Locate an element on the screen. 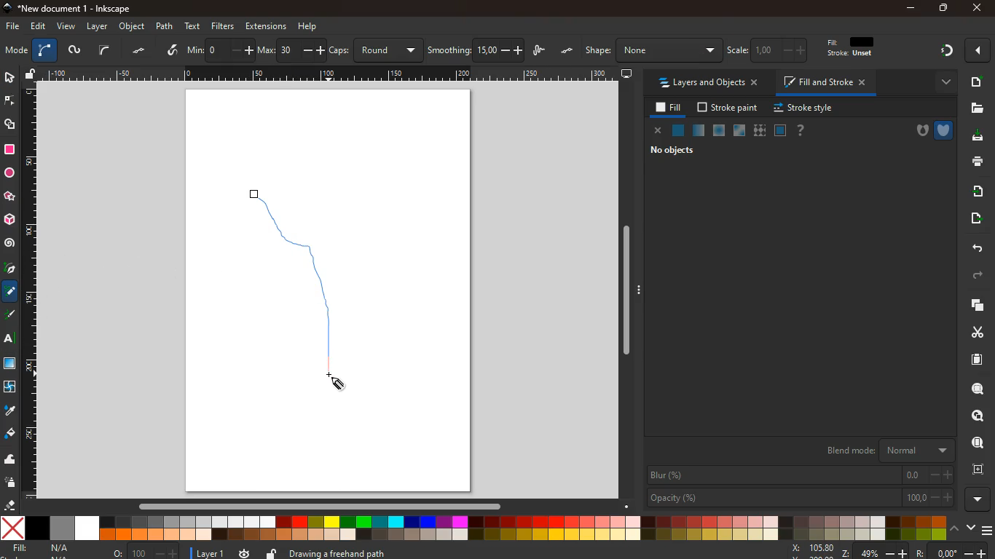 This screenshot has width=995, height=559. path is located at coordinates (166, 25).